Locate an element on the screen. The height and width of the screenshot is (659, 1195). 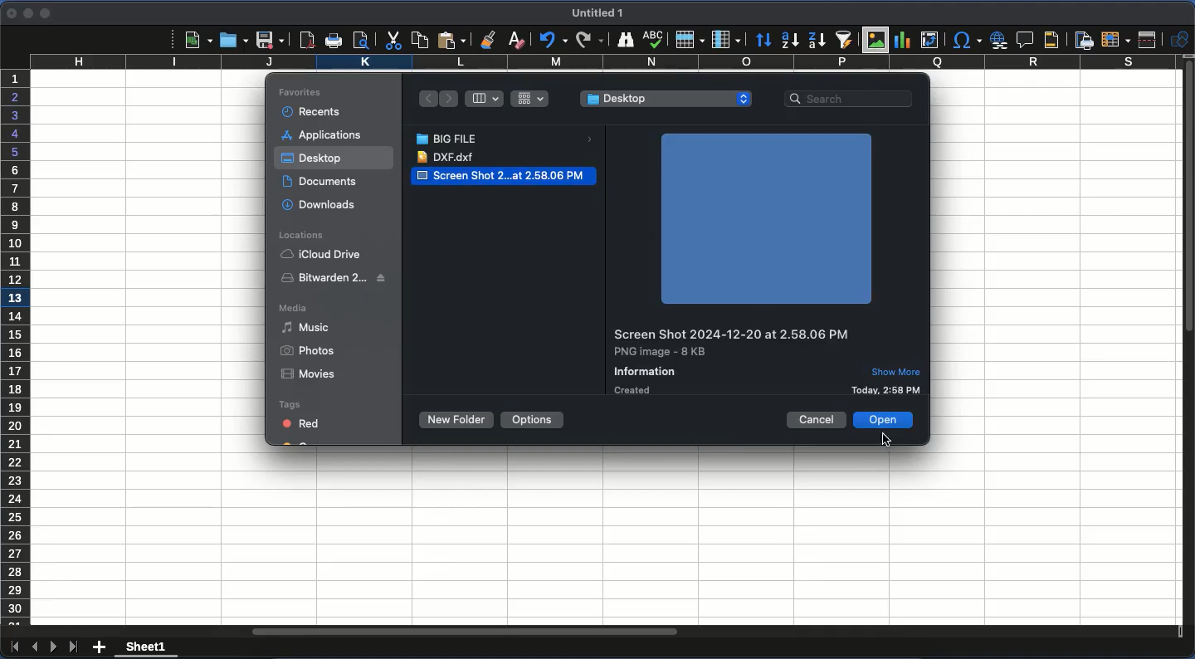
vertical scroll bar is located at coordinates (1188, 201).